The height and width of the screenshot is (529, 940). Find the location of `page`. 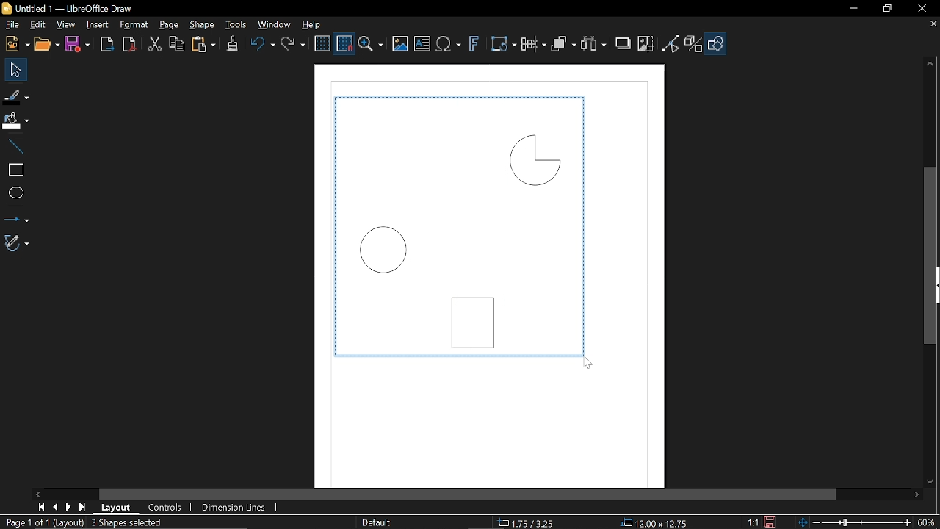

page is located at coordinates (172, 26).